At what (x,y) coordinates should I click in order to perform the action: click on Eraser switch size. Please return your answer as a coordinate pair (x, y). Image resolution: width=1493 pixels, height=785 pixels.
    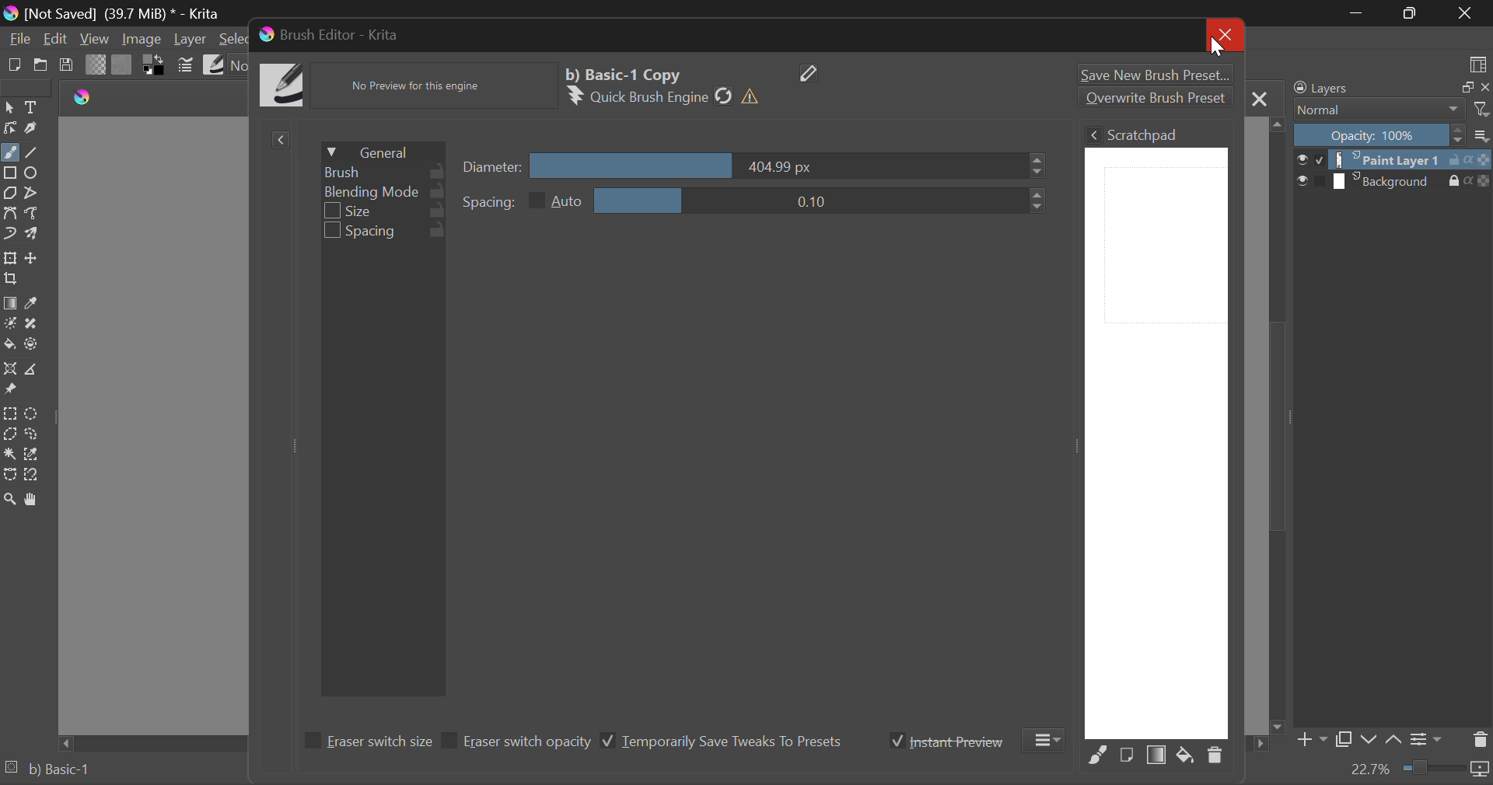
    Looking at the image, I should click on (365, 743).